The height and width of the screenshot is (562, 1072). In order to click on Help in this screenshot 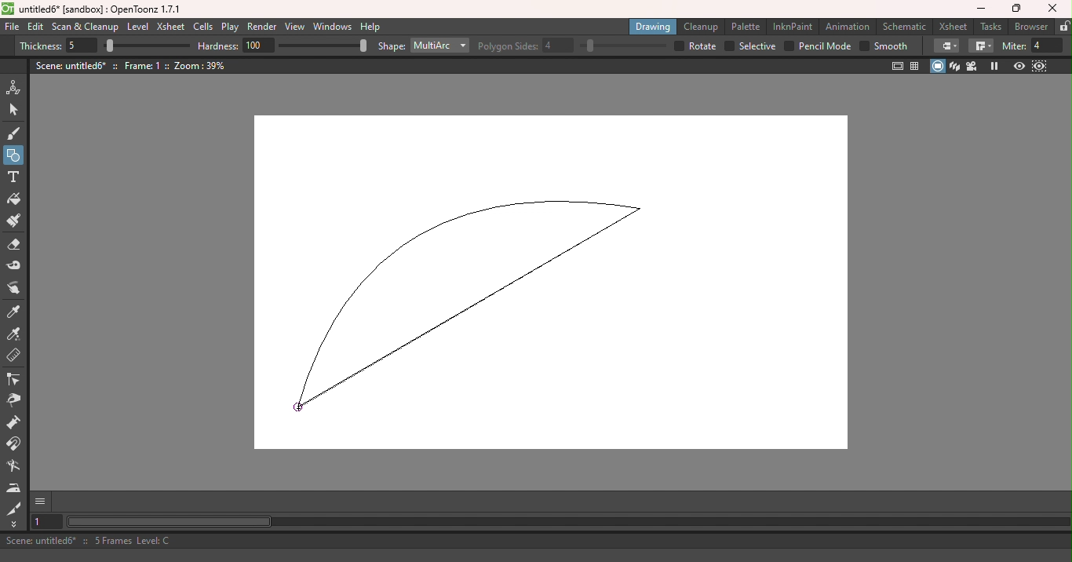, I will do `click(371, 27)`.